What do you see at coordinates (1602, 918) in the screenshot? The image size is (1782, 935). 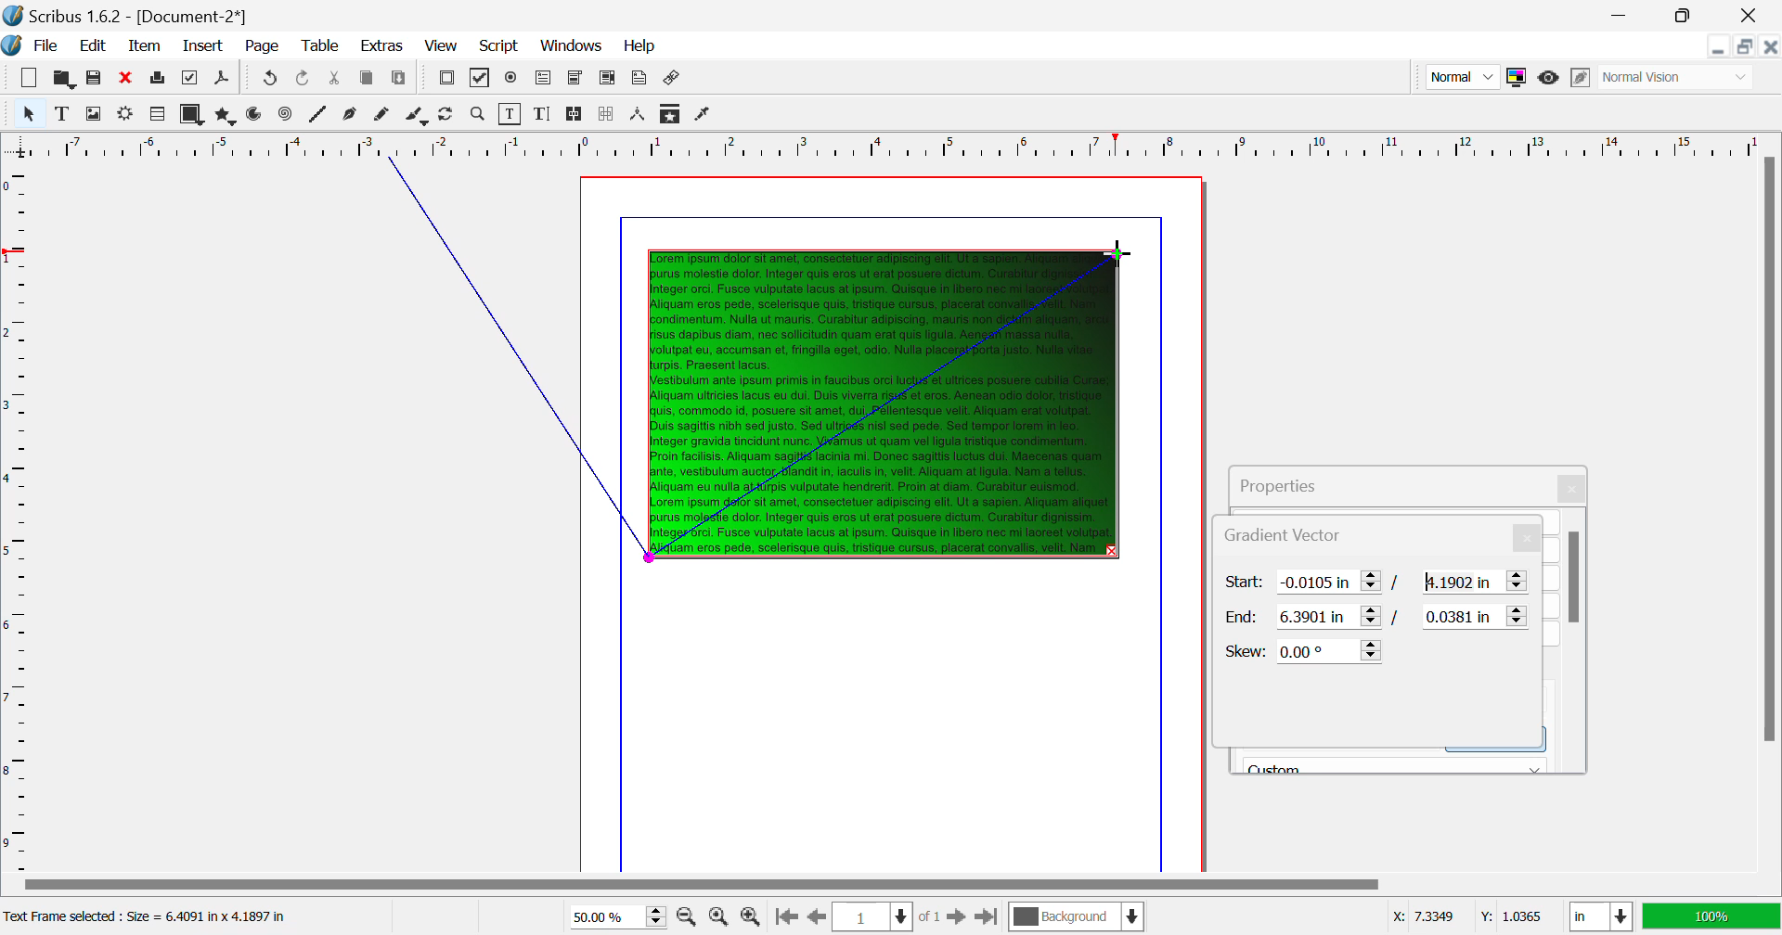 I see `Measurement Units` at bounding box center [1602, 918].